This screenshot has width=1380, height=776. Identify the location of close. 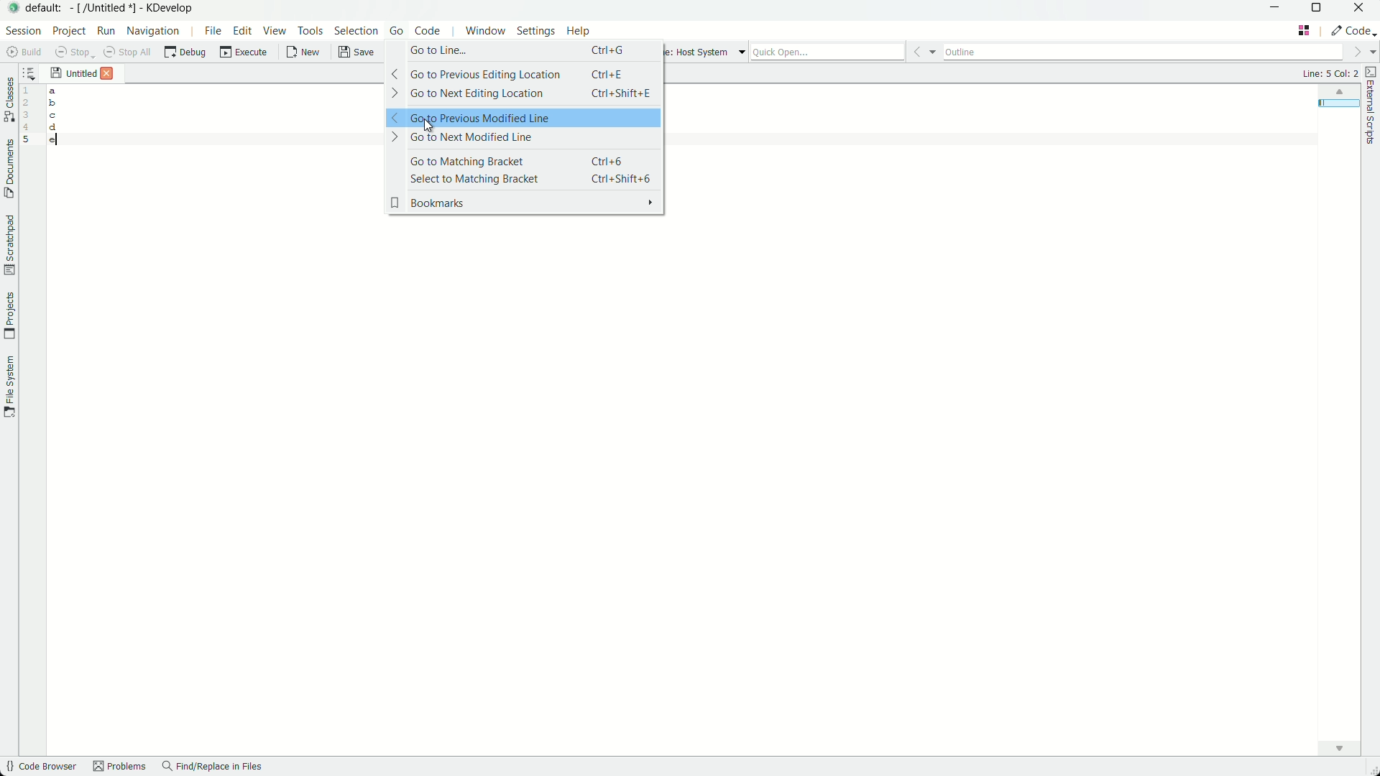
(106, 74).